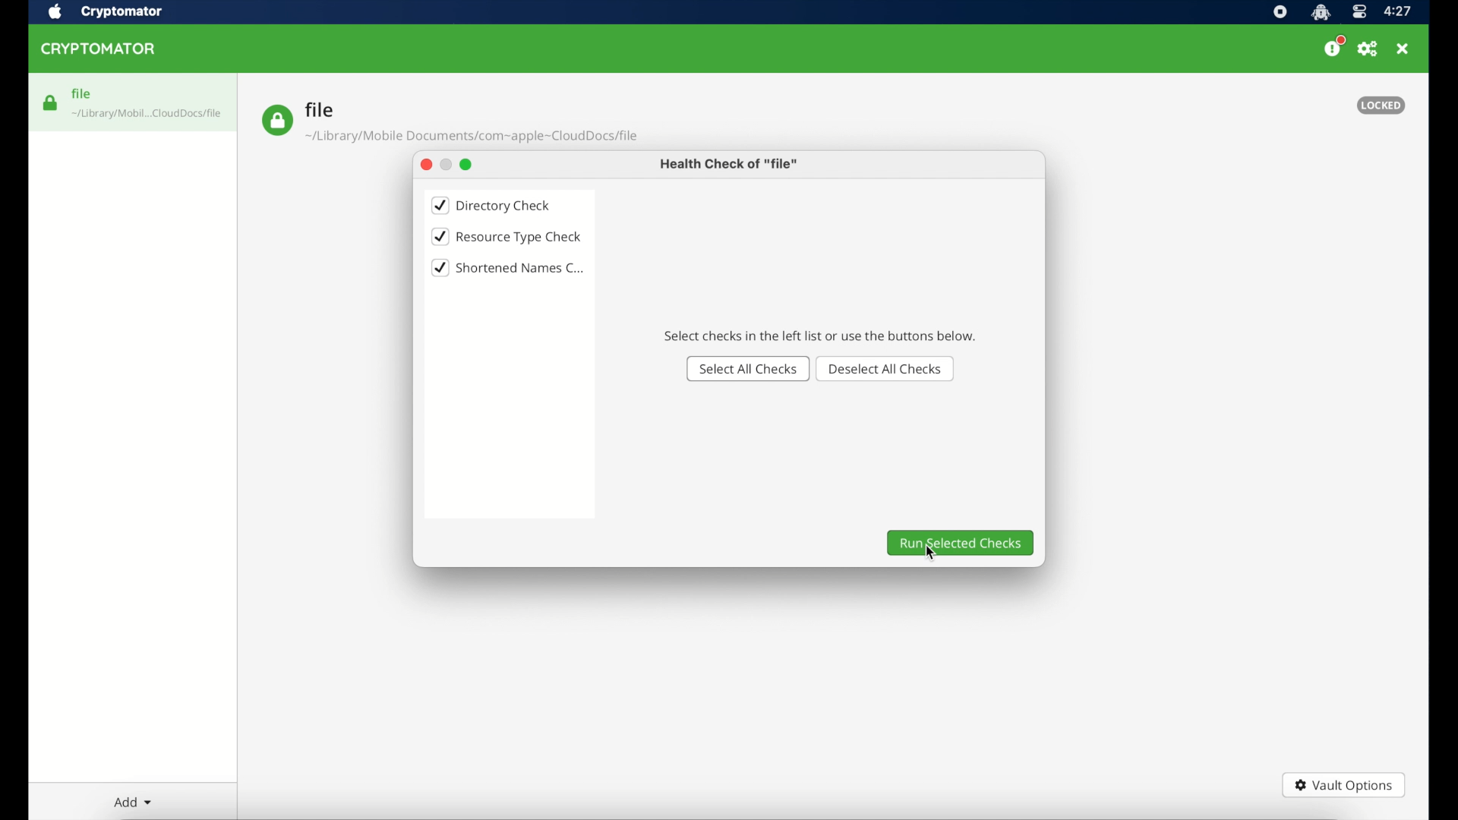 This screenshot has height=820, width=1458. What do you see at coordinates (1333, 47) in the screenshot?
I see `donate` at bounding box center [1333, 47].